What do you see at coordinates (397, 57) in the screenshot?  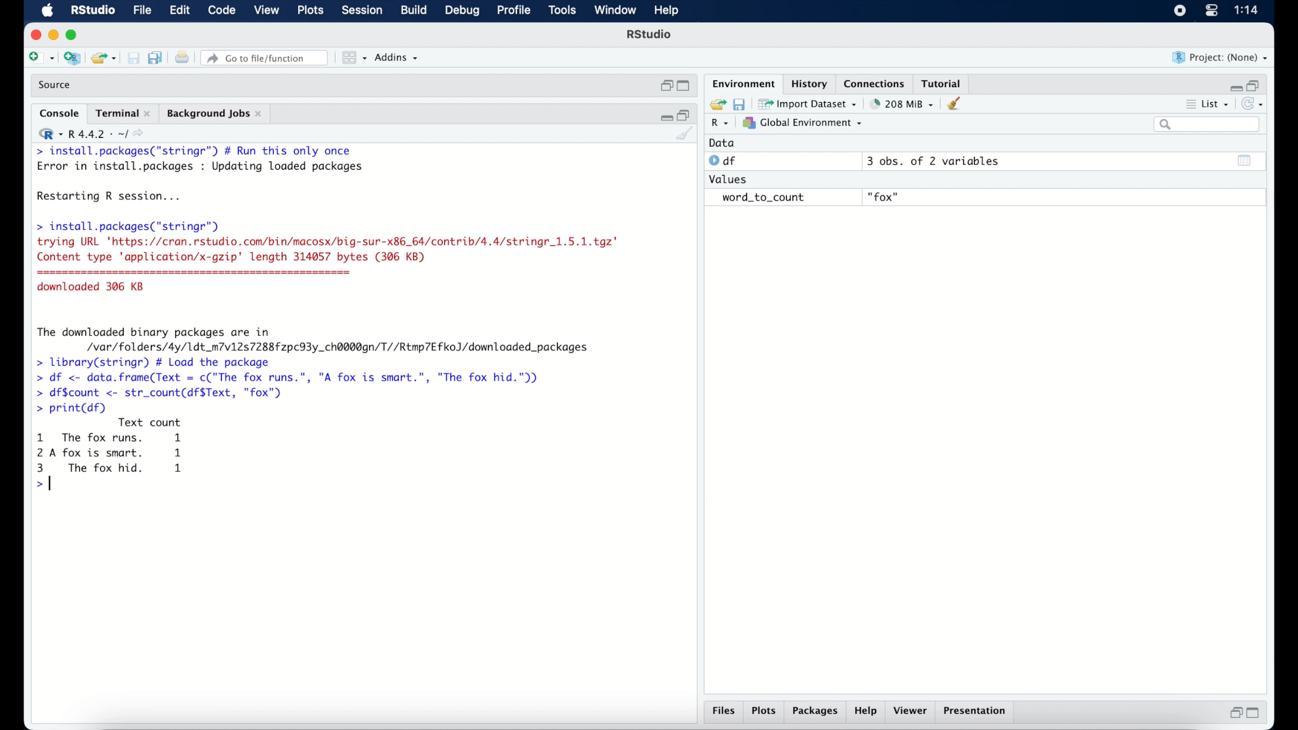 I see `addins` at bounding box center [397, 57].